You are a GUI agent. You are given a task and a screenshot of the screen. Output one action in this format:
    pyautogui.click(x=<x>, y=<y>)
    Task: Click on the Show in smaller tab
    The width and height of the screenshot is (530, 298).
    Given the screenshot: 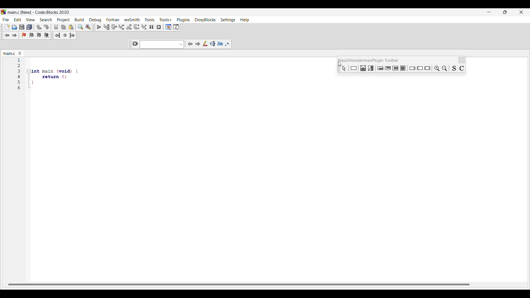 What is the action you would take?
    pyautogui.click(x=505, y=12)
    